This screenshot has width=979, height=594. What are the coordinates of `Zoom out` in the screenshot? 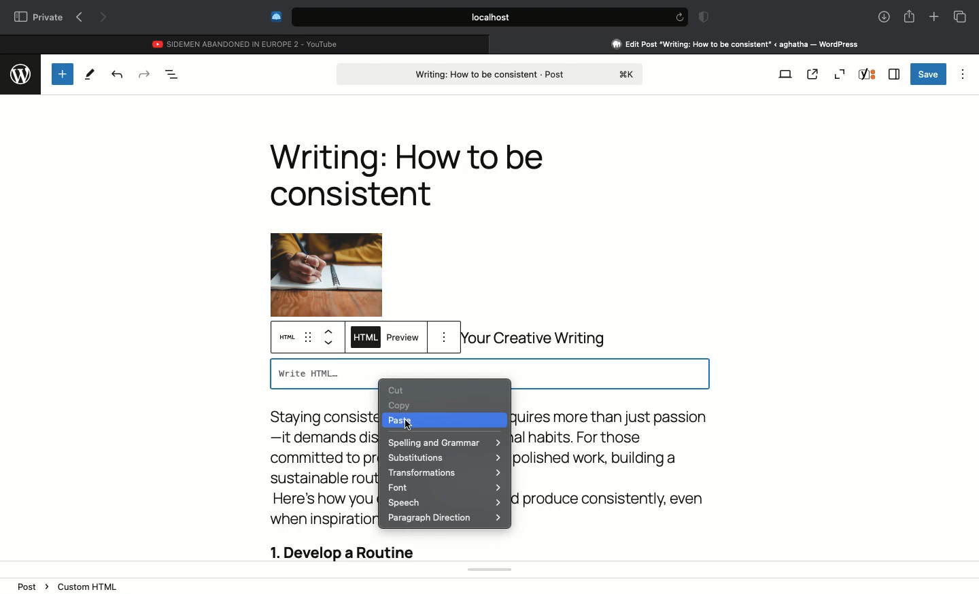 It's located at (839, 74).